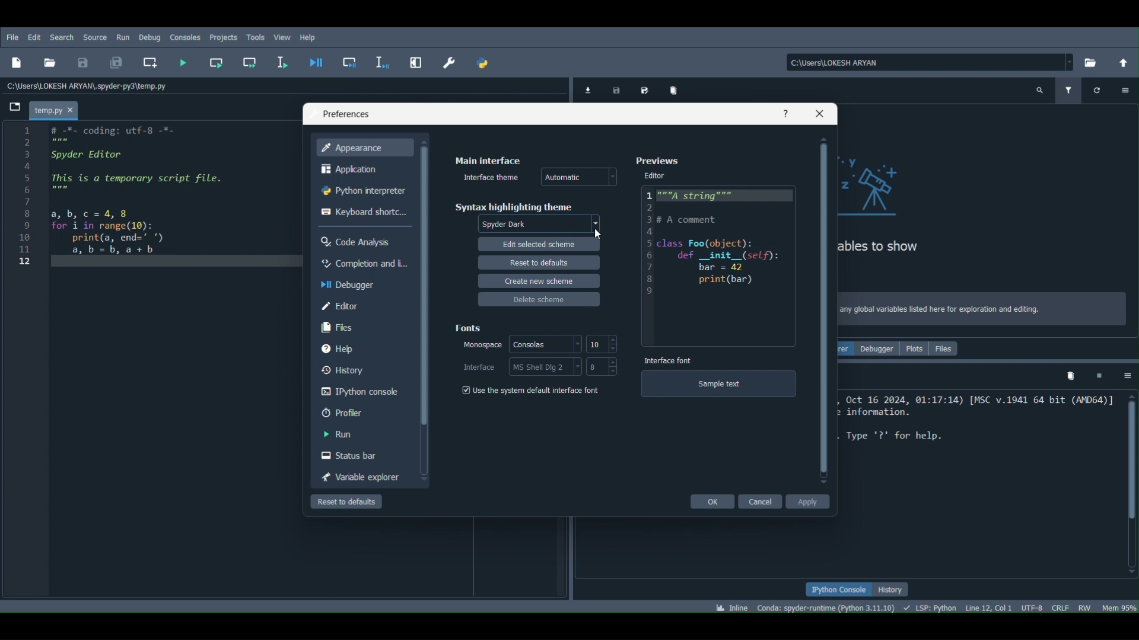 The width and height of the screenshot is (1139, 640). What do you see at coordinates (448, 62) in the screenshot?
I see `Preferences` at bounding box center [448, 62].